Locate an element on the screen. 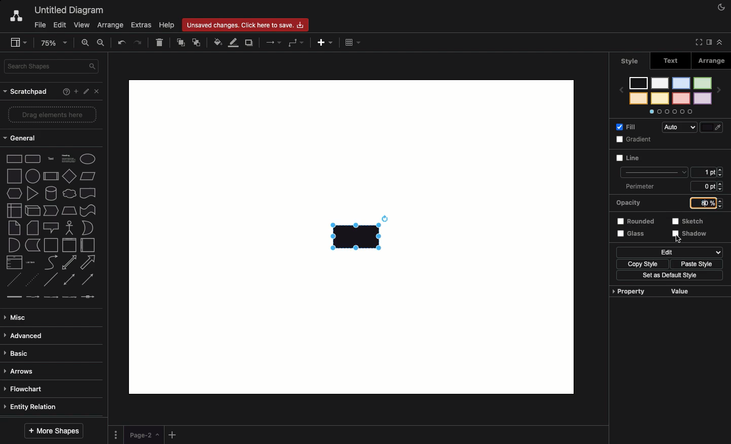 The height and width of the screenshot is (444, 731). Zoom in is located at coordinates (86, 44).